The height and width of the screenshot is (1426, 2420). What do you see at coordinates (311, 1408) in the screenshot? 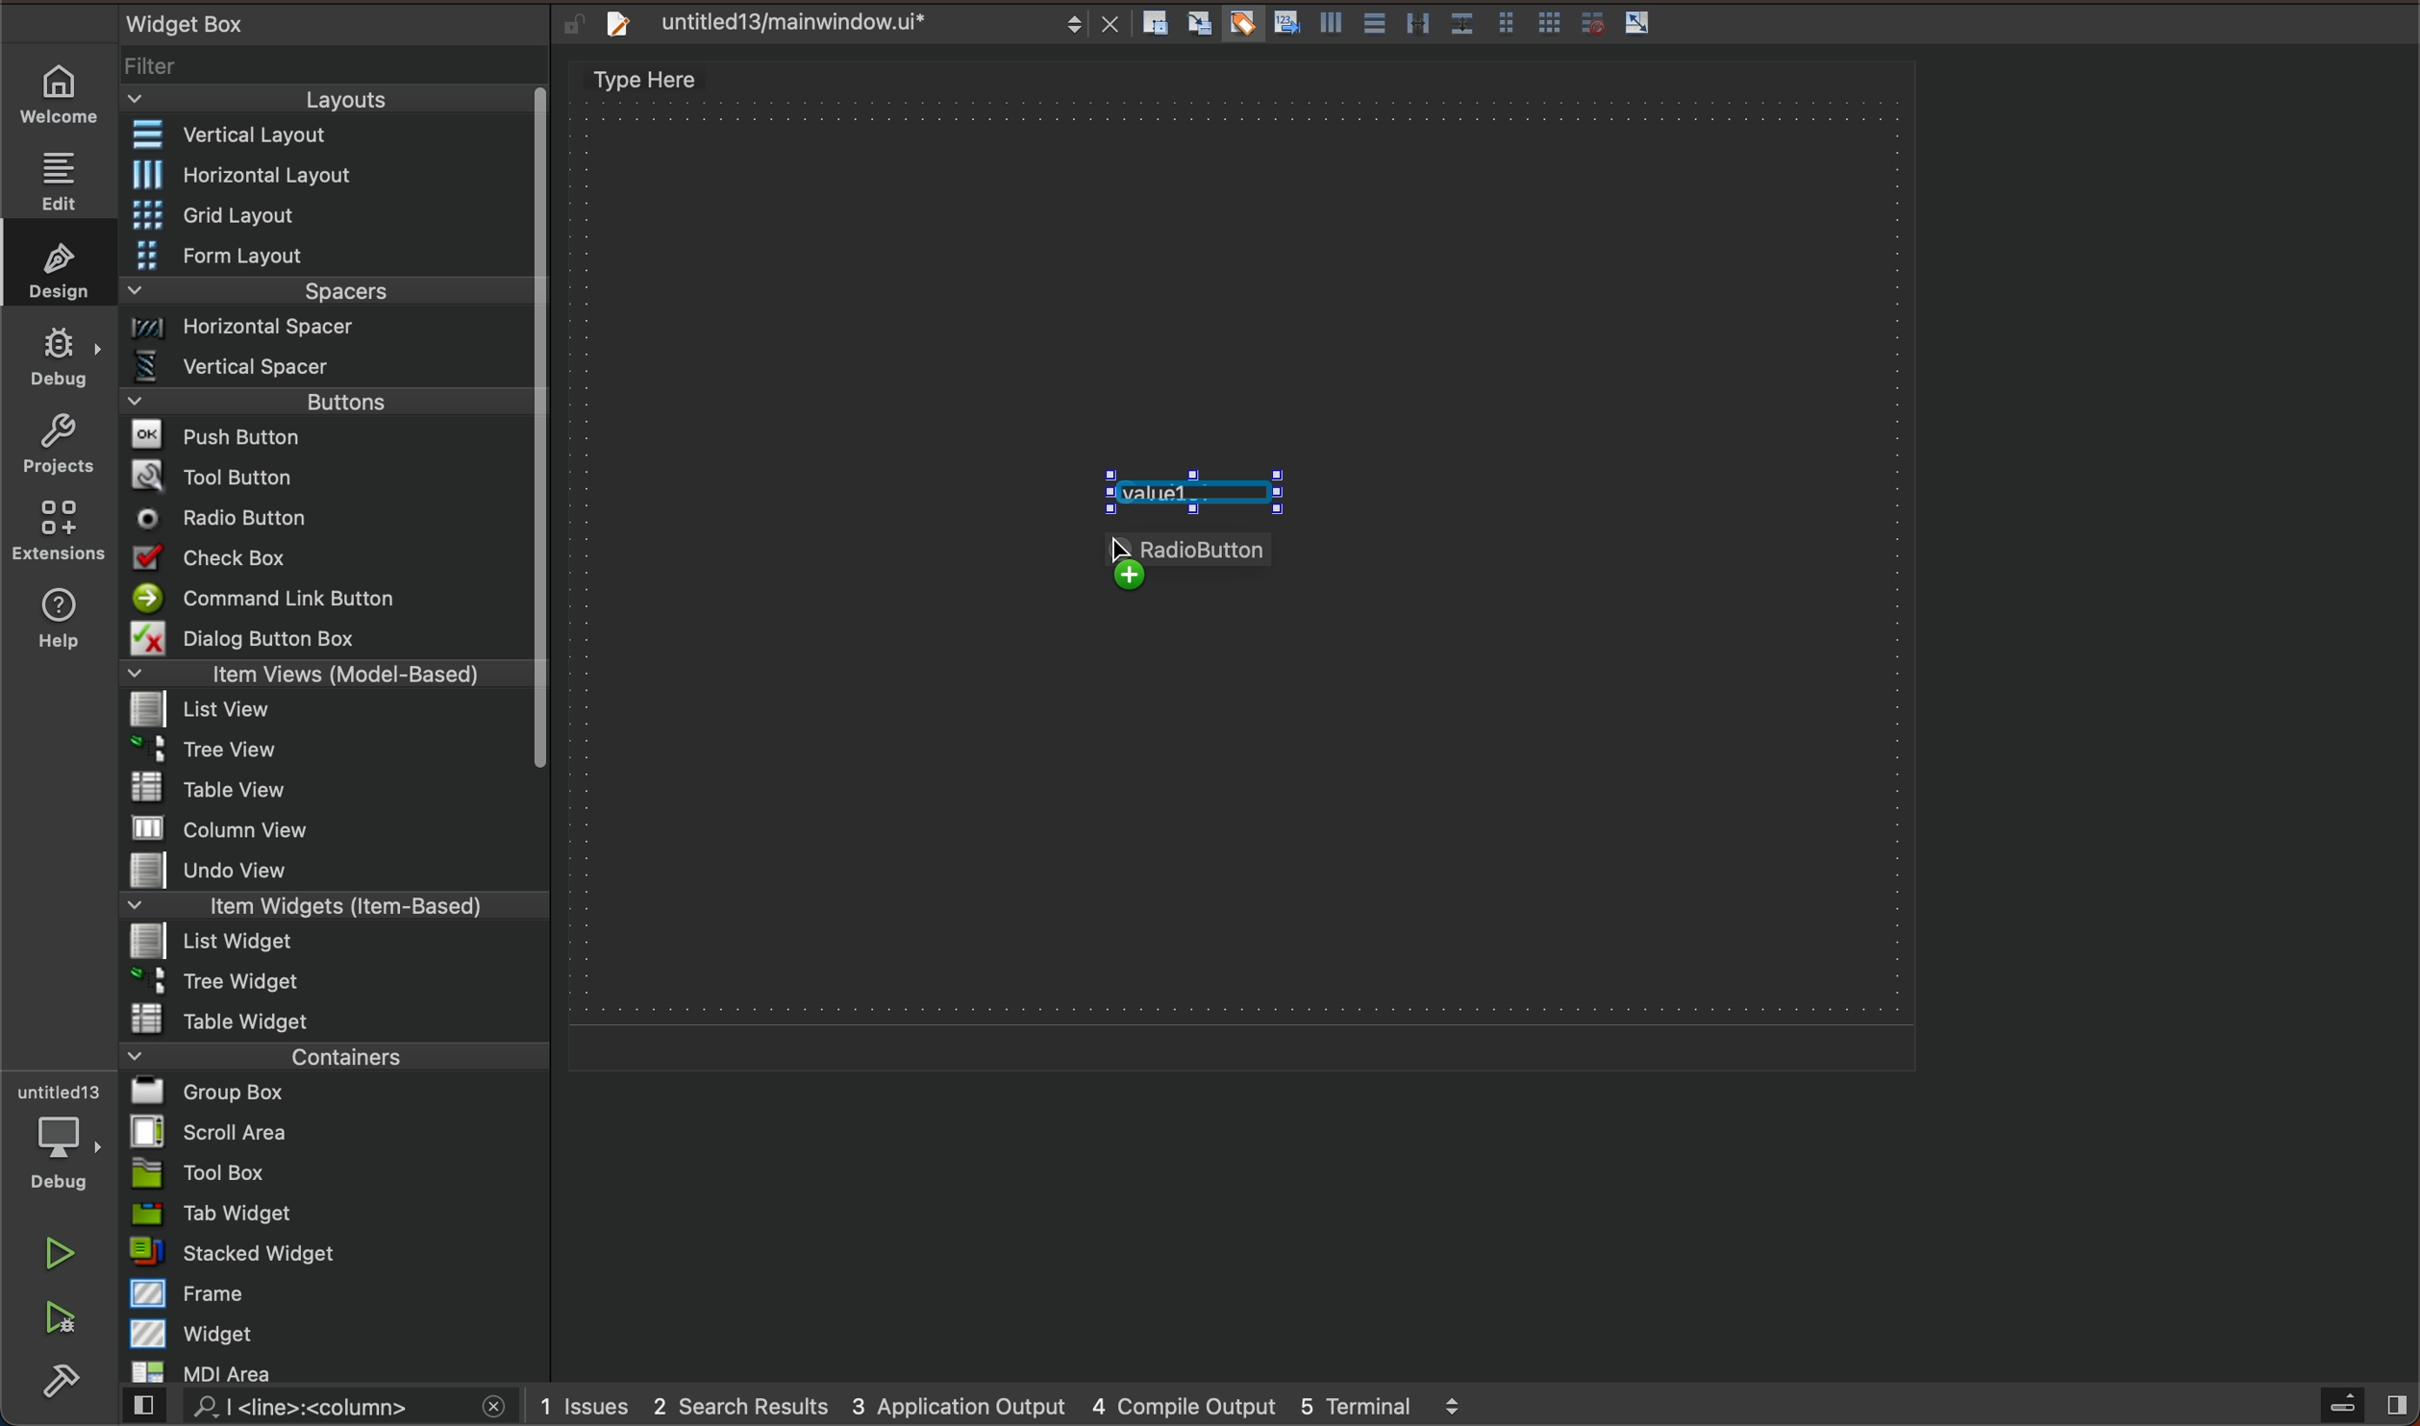
I see `search` at bounding box center [311, 1408].